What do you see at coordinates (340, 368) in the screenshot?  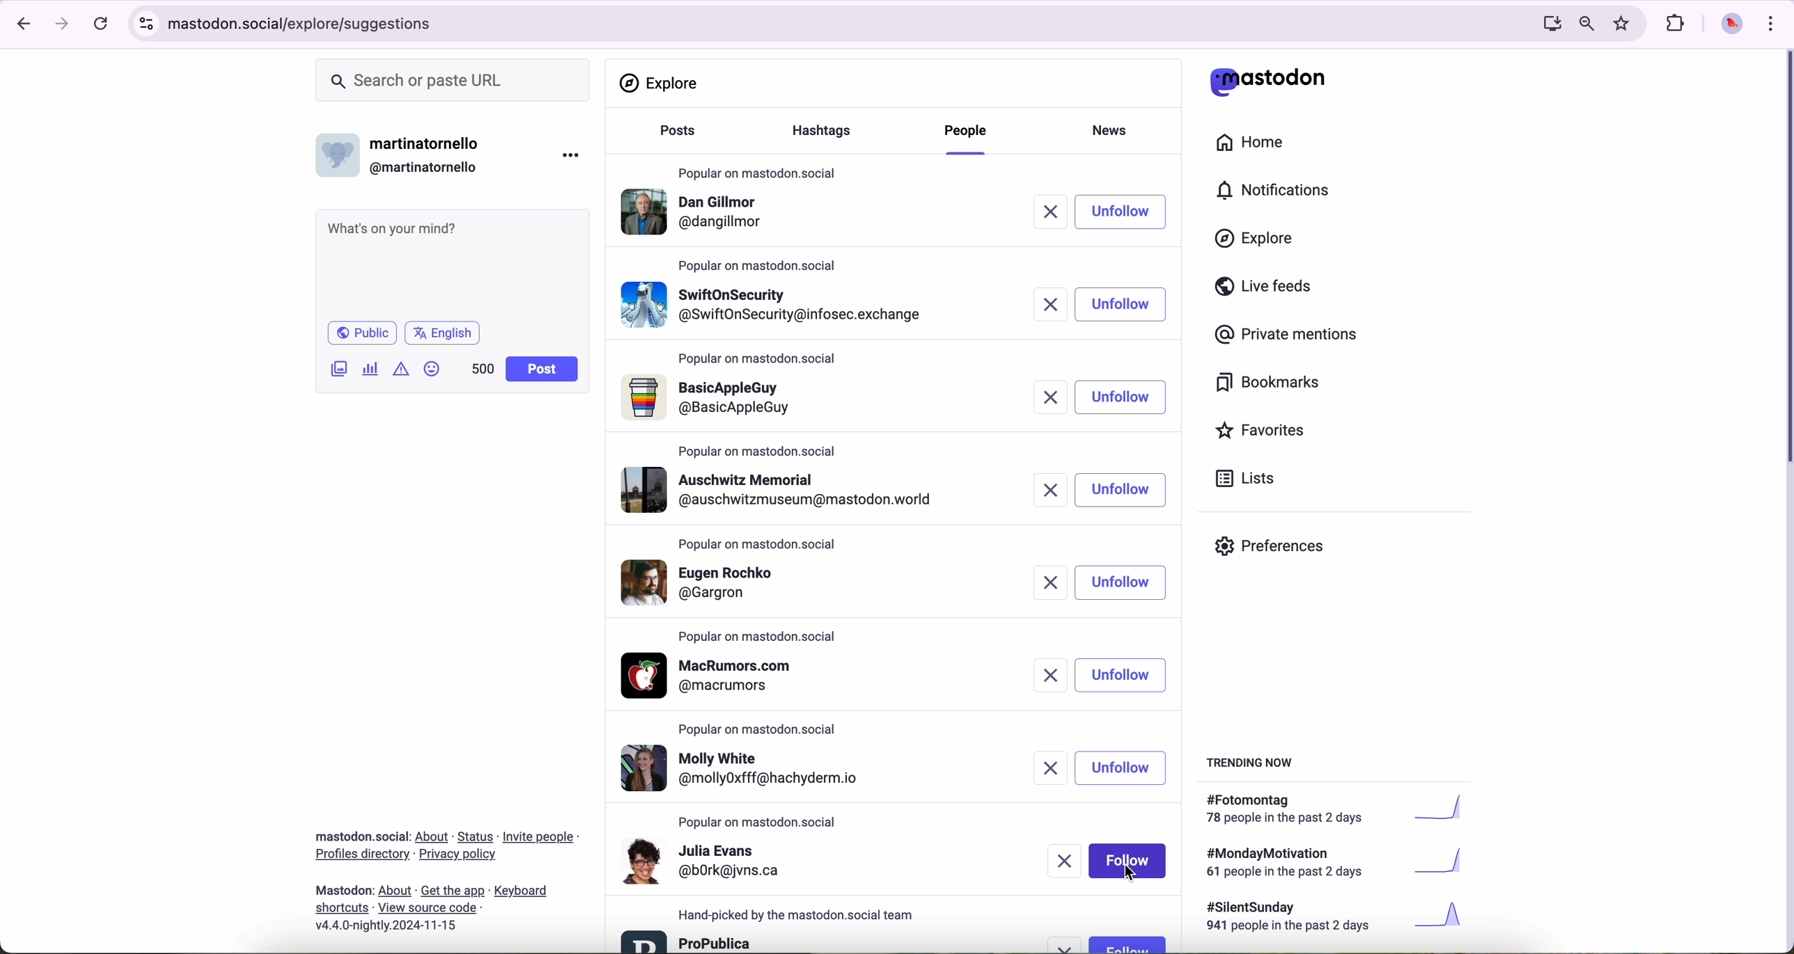 I see `attach image` at bounding box center [340, 368].